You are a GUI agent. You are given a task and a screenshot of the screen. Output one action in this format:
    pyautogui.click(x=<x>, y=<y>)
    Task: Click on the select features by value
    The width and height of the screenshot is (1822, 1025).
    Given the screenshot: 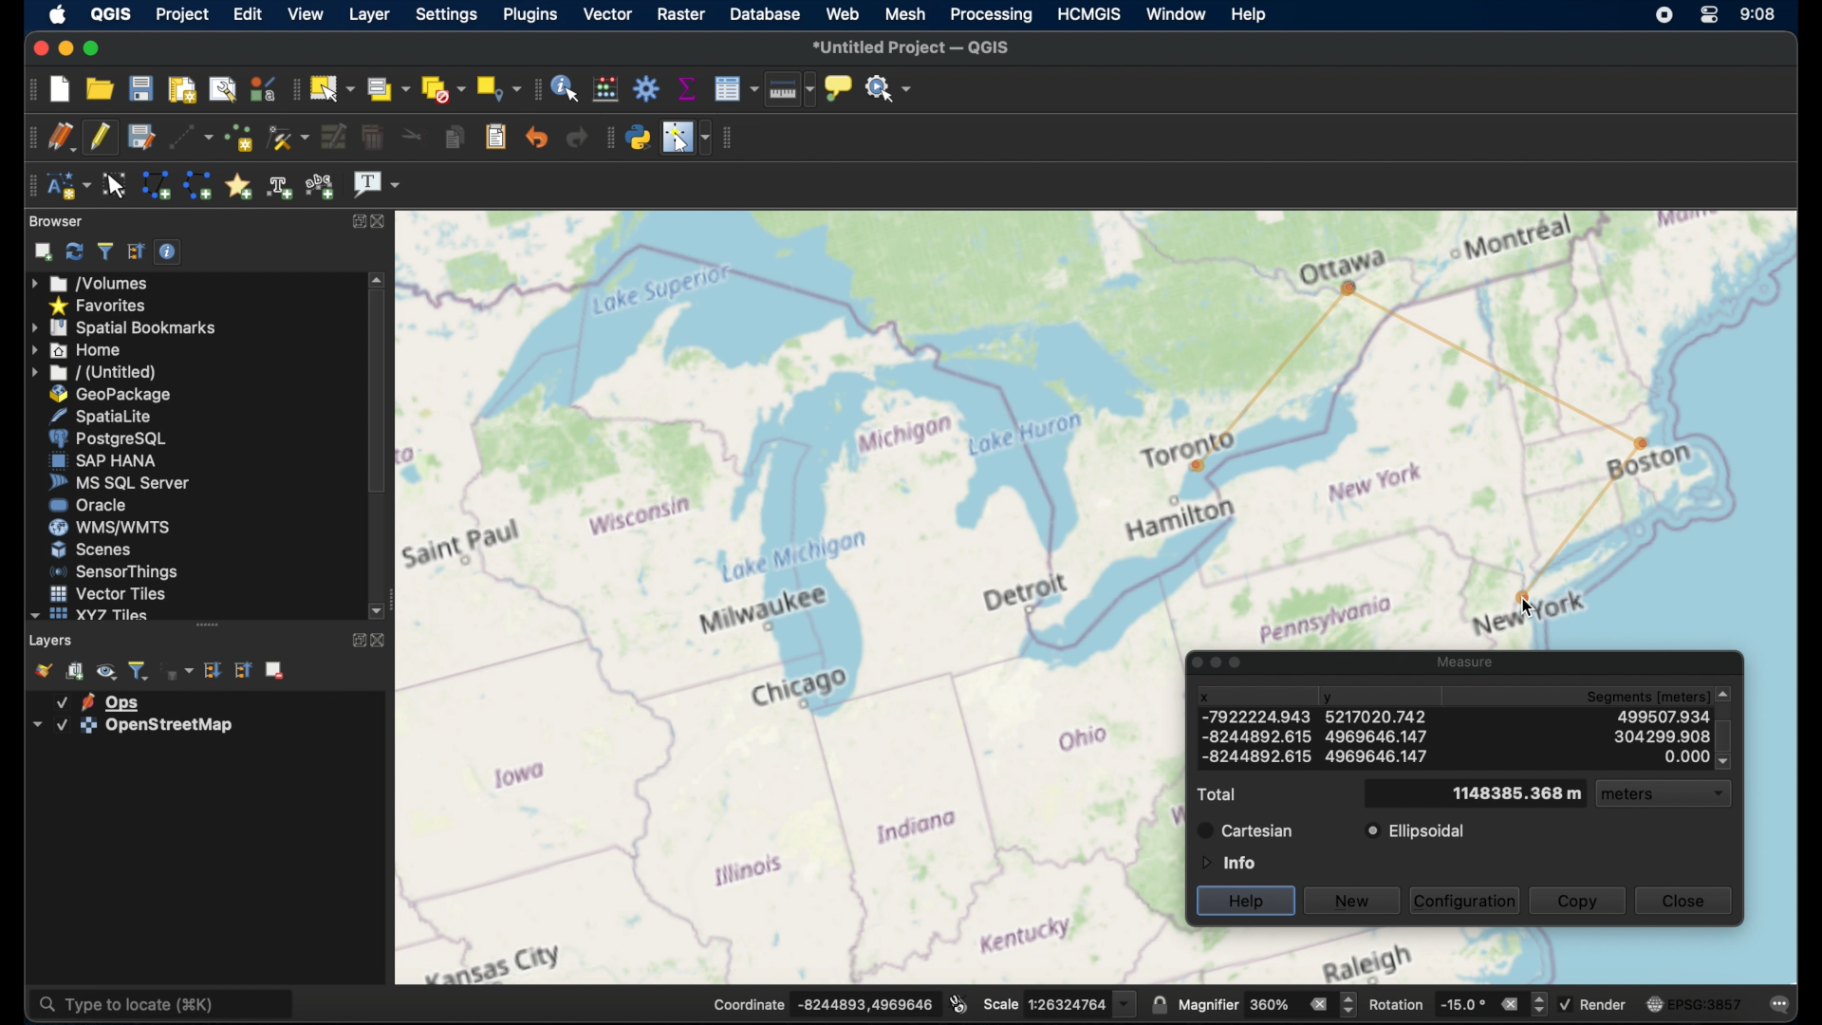 What is the action you would take?
    pyautogui.click(x=388, y=88)
    